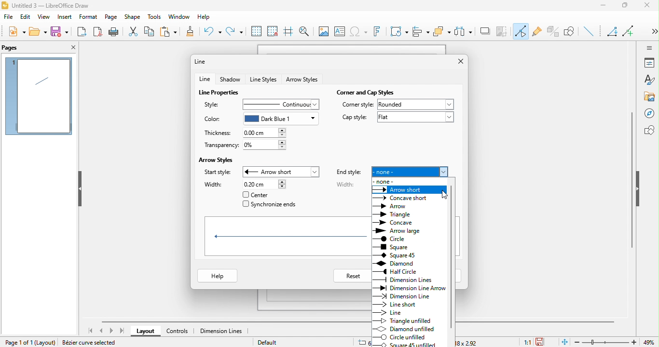 The image size is (659, 347). Describe the element at coordinates (288, 32) in the screenshot. I see `helpline while moving` at that location.